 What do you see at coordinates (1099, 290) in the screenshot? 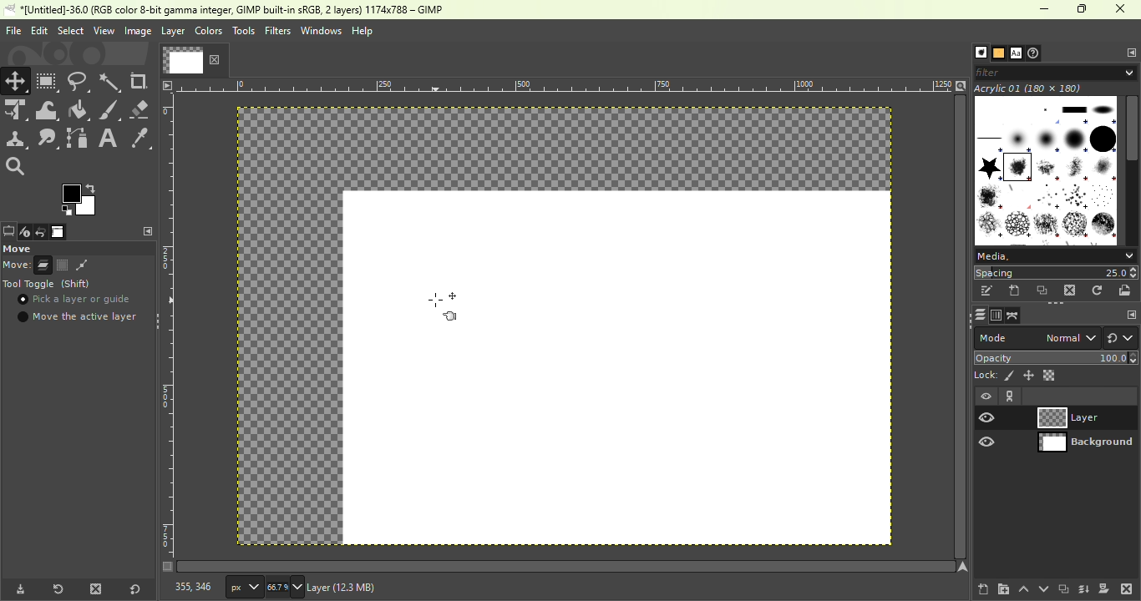
I see `Refresh brushes` at bounding box center [1099, 290].